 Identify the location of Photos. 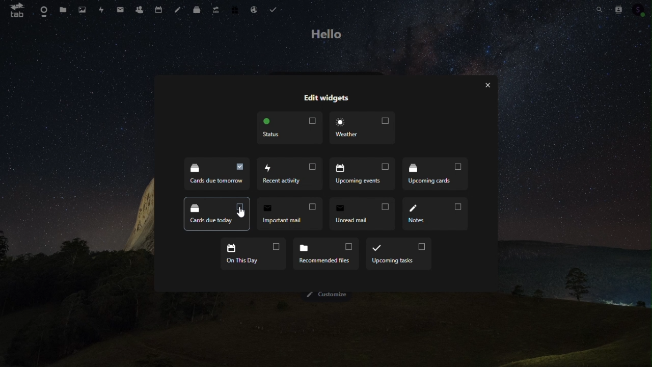
(83, 8).